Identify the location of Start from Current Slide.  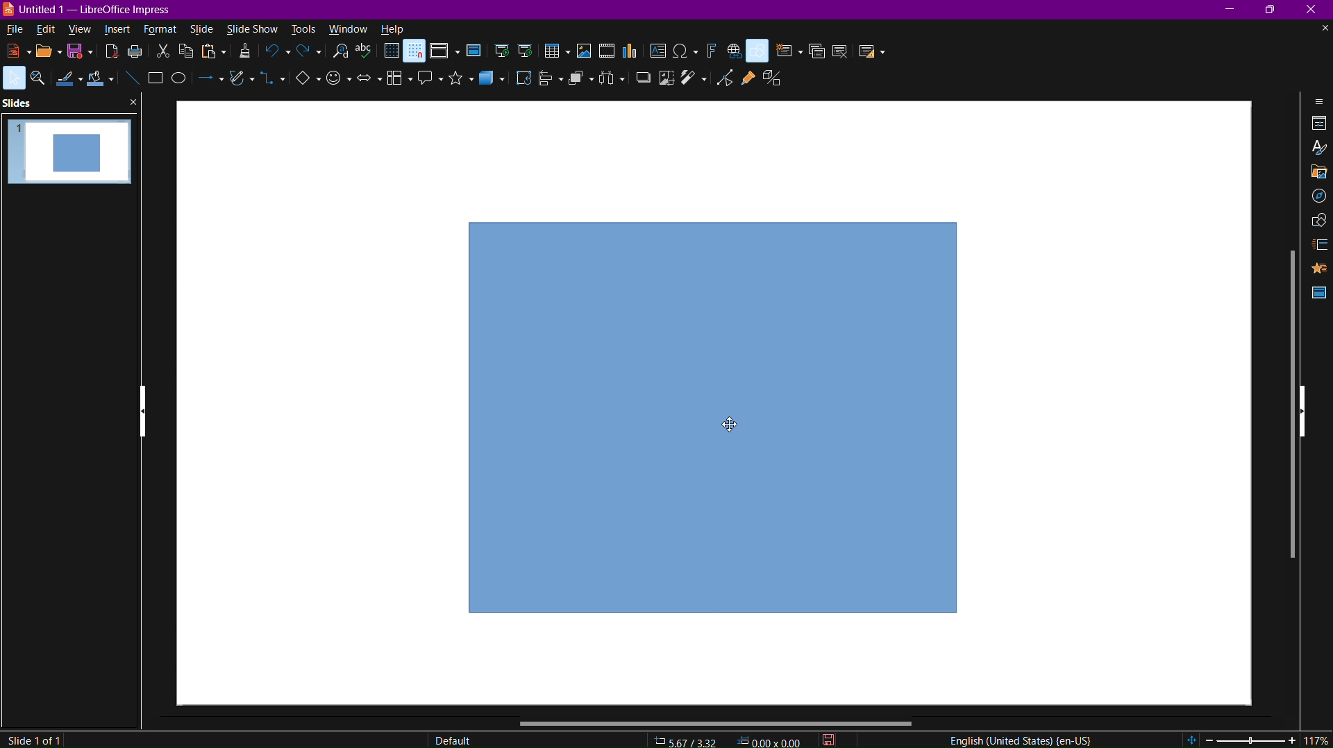
(528, 50).